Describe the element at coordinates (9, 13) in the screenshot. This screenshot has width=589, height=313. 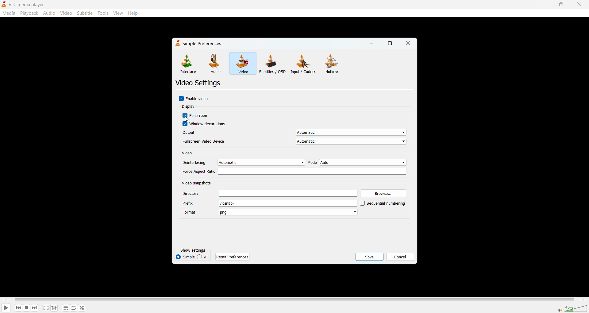
I see `media` at that location.